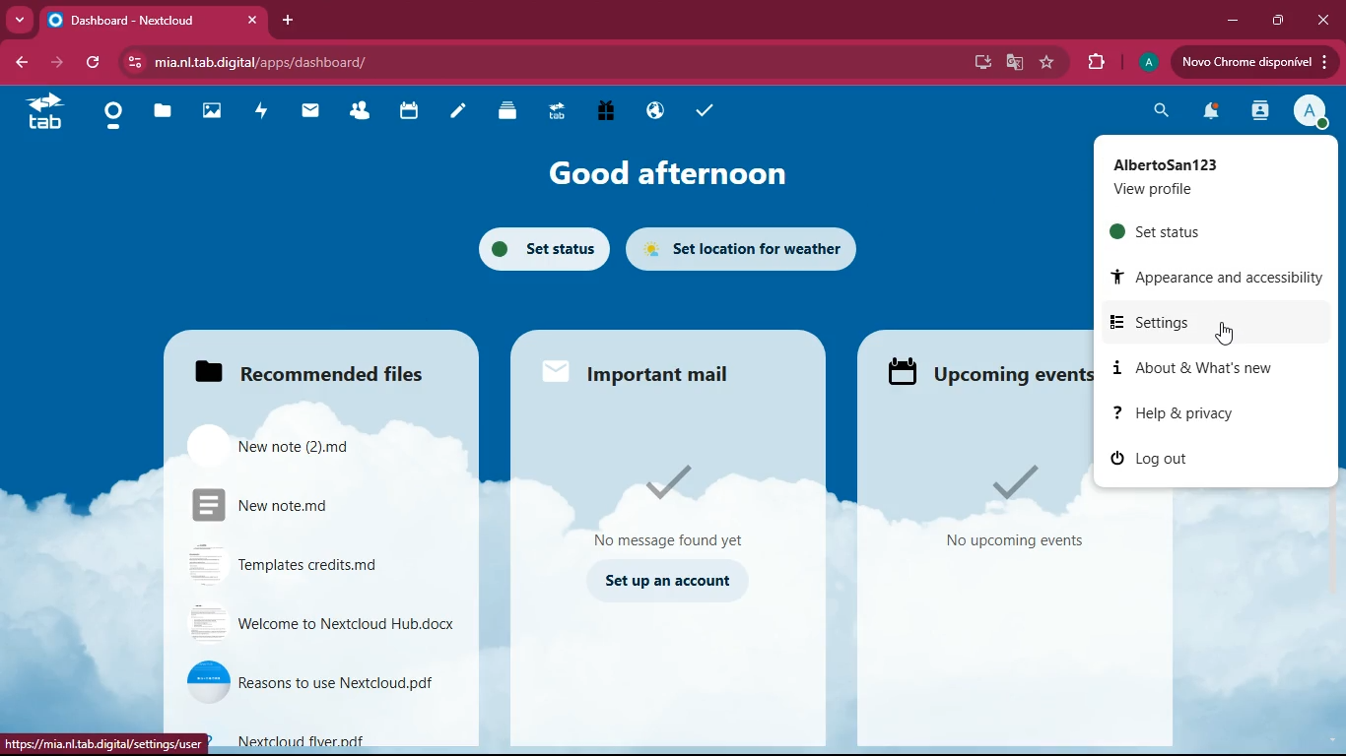 This screenshot has height=756, width=1346. What do you see at coordinates (20, 64) in the screenshot?
I see `back` at bounding box center [20, 64].